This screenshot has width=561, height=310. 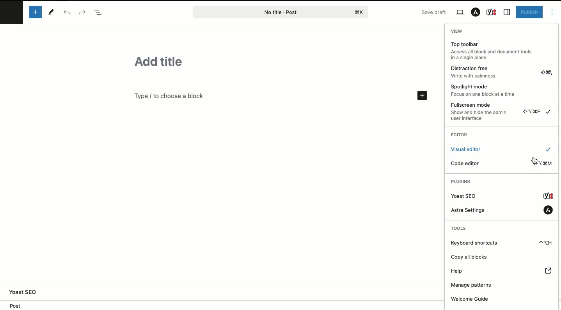 I want to click on Top toolbar, so click(x=492, y=50).